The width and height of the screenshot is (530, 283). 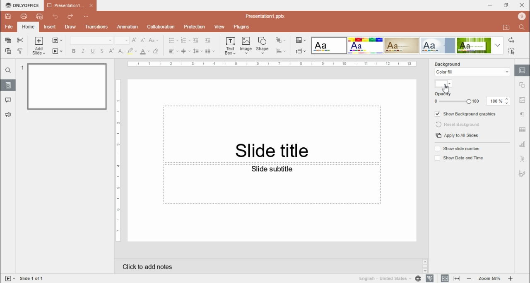 I want to click on minimize, so click(x=490, y=5).